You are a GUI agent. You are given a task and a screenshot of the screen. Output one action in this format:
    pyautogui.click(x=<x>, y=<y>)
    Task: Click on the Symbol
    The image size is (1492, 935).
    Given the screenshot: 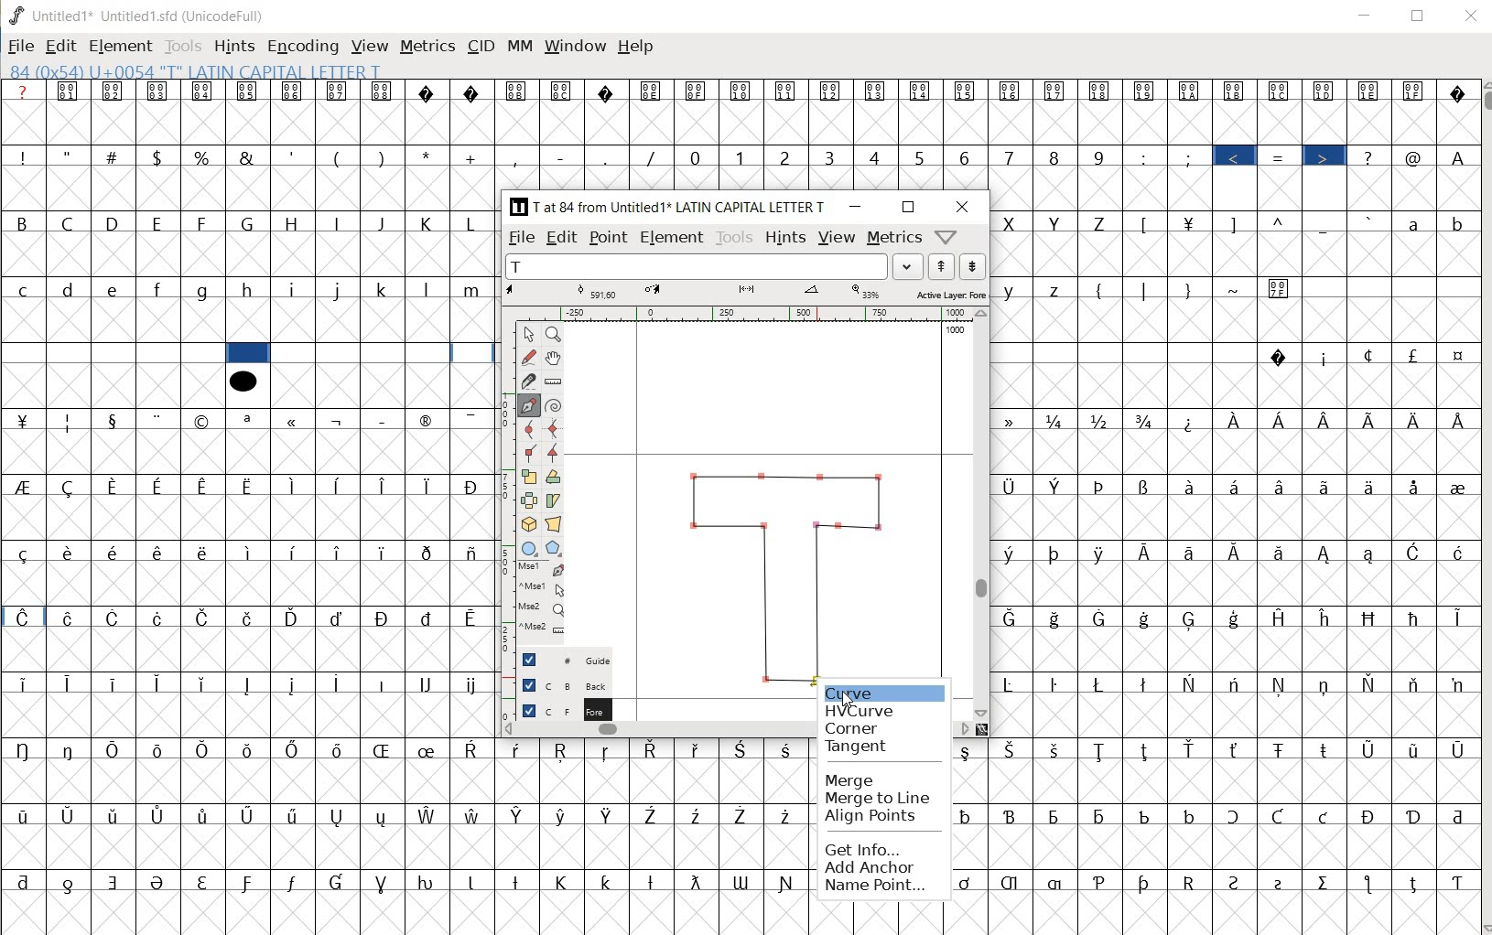 What is the action you would take?
    pyautogui.click(x=340, y=553)
    